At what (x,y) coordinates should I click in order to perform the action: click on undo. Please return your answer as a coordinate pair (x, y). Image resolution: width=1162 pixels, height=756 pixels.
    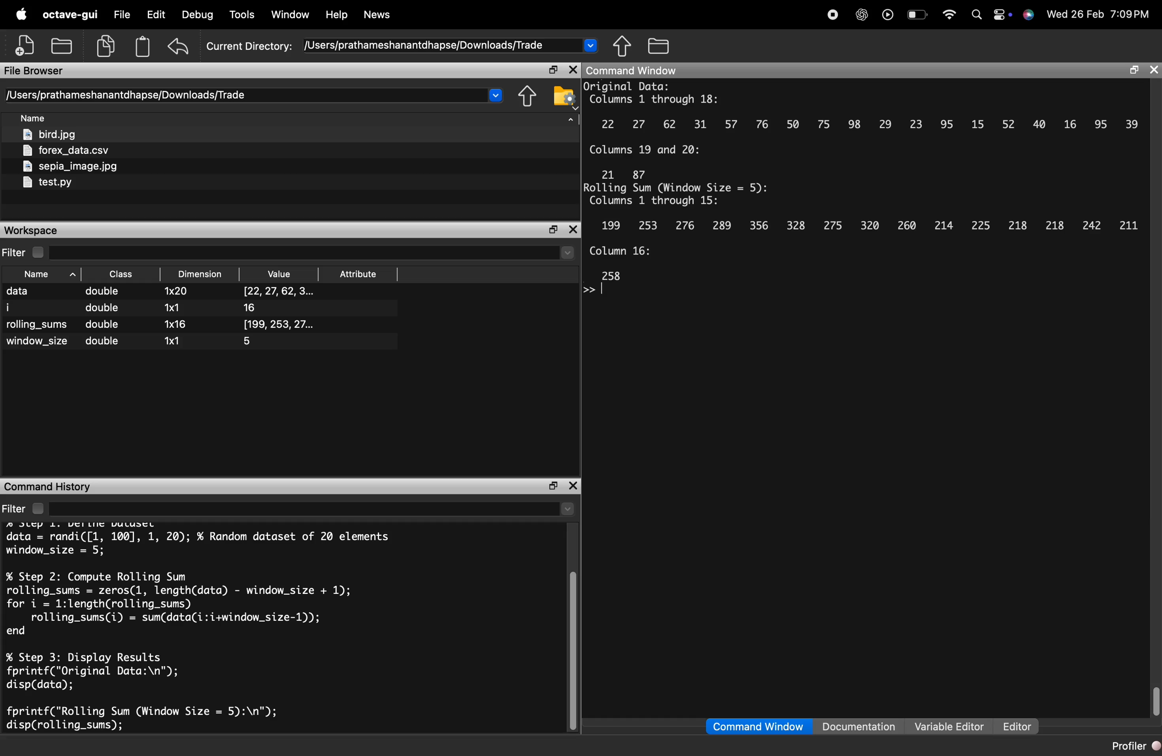
    Looking at the image, I should click on (179, 46).